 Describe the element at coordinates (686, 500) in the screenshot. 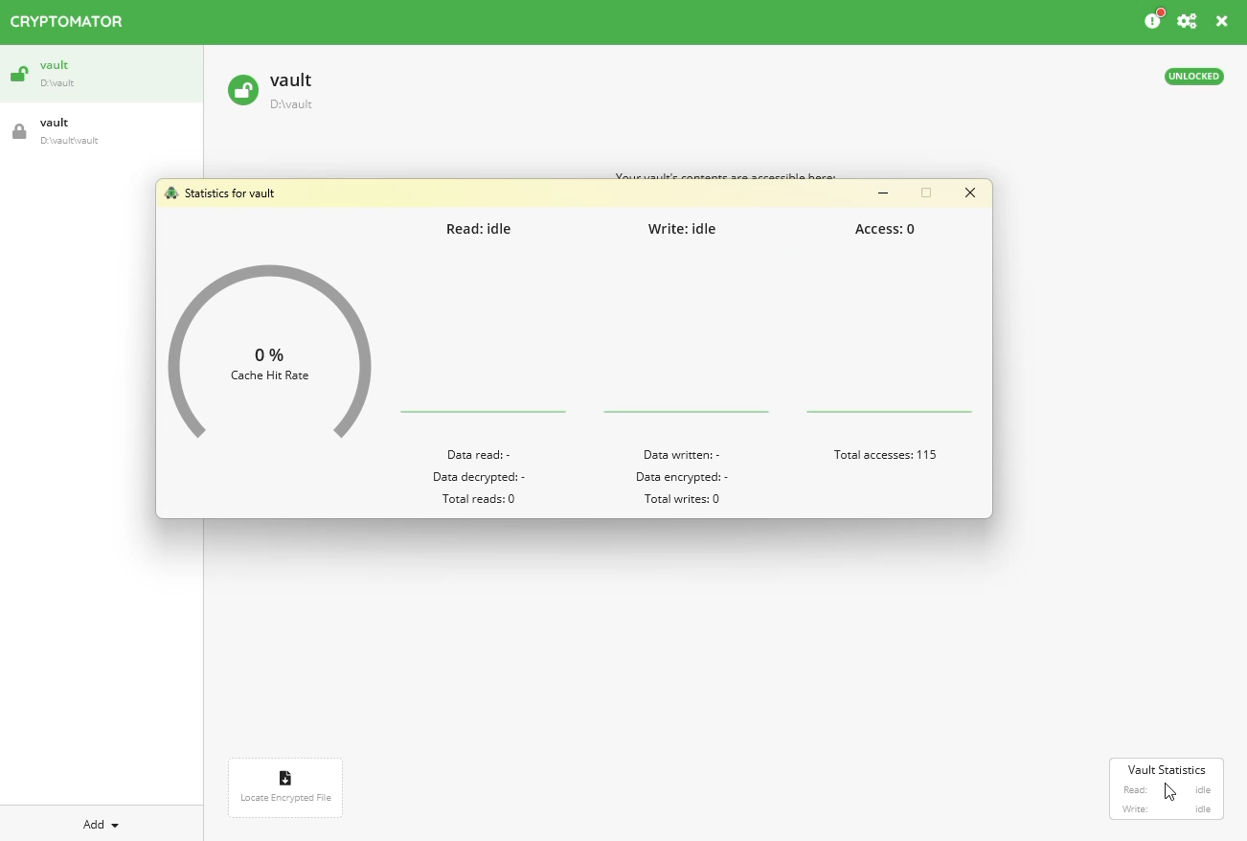

I see `total writes` at that location.